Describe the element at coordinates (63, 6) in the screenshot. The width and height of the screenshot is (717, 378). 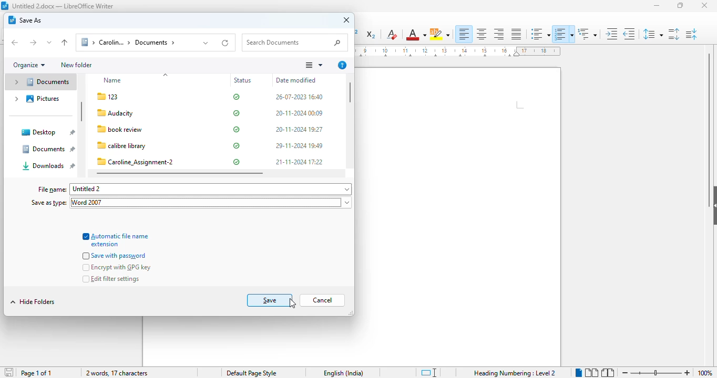
I see `title` at that location.